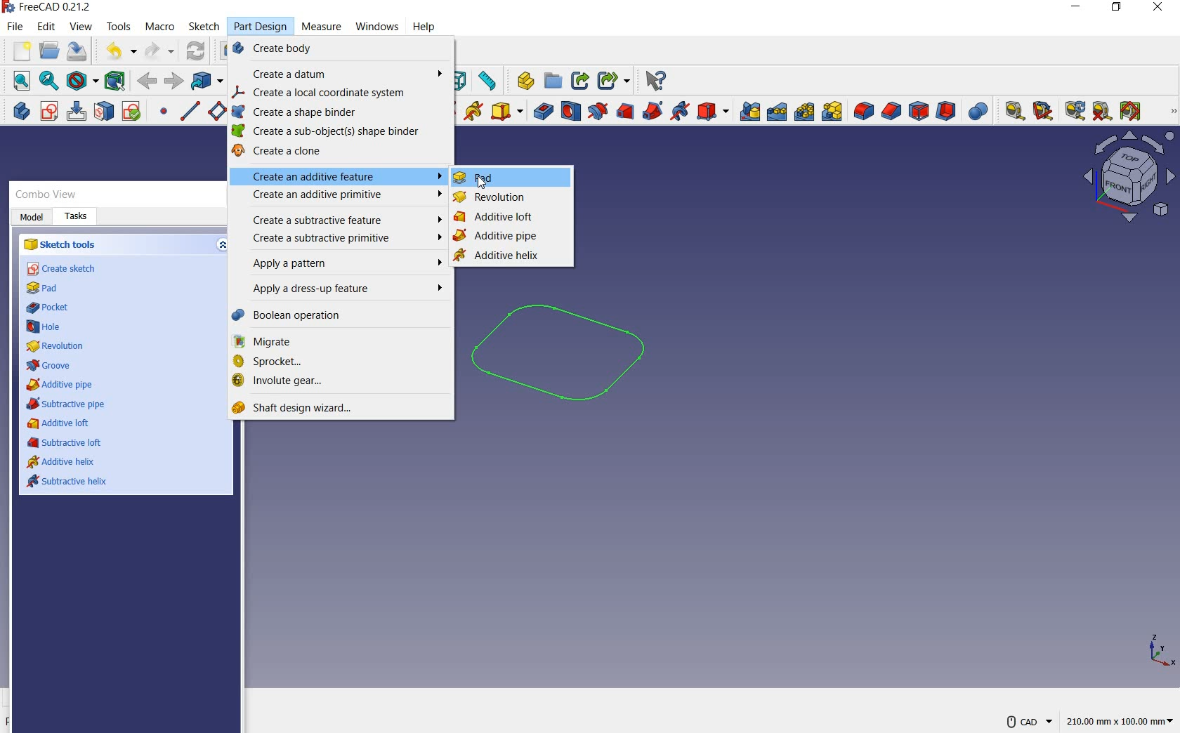 The height and width of the screenshot is (733, 1180). What do you see at coordinates (47, 326) in the screenshot?
I see `hole` at bounding box center [47, 326].